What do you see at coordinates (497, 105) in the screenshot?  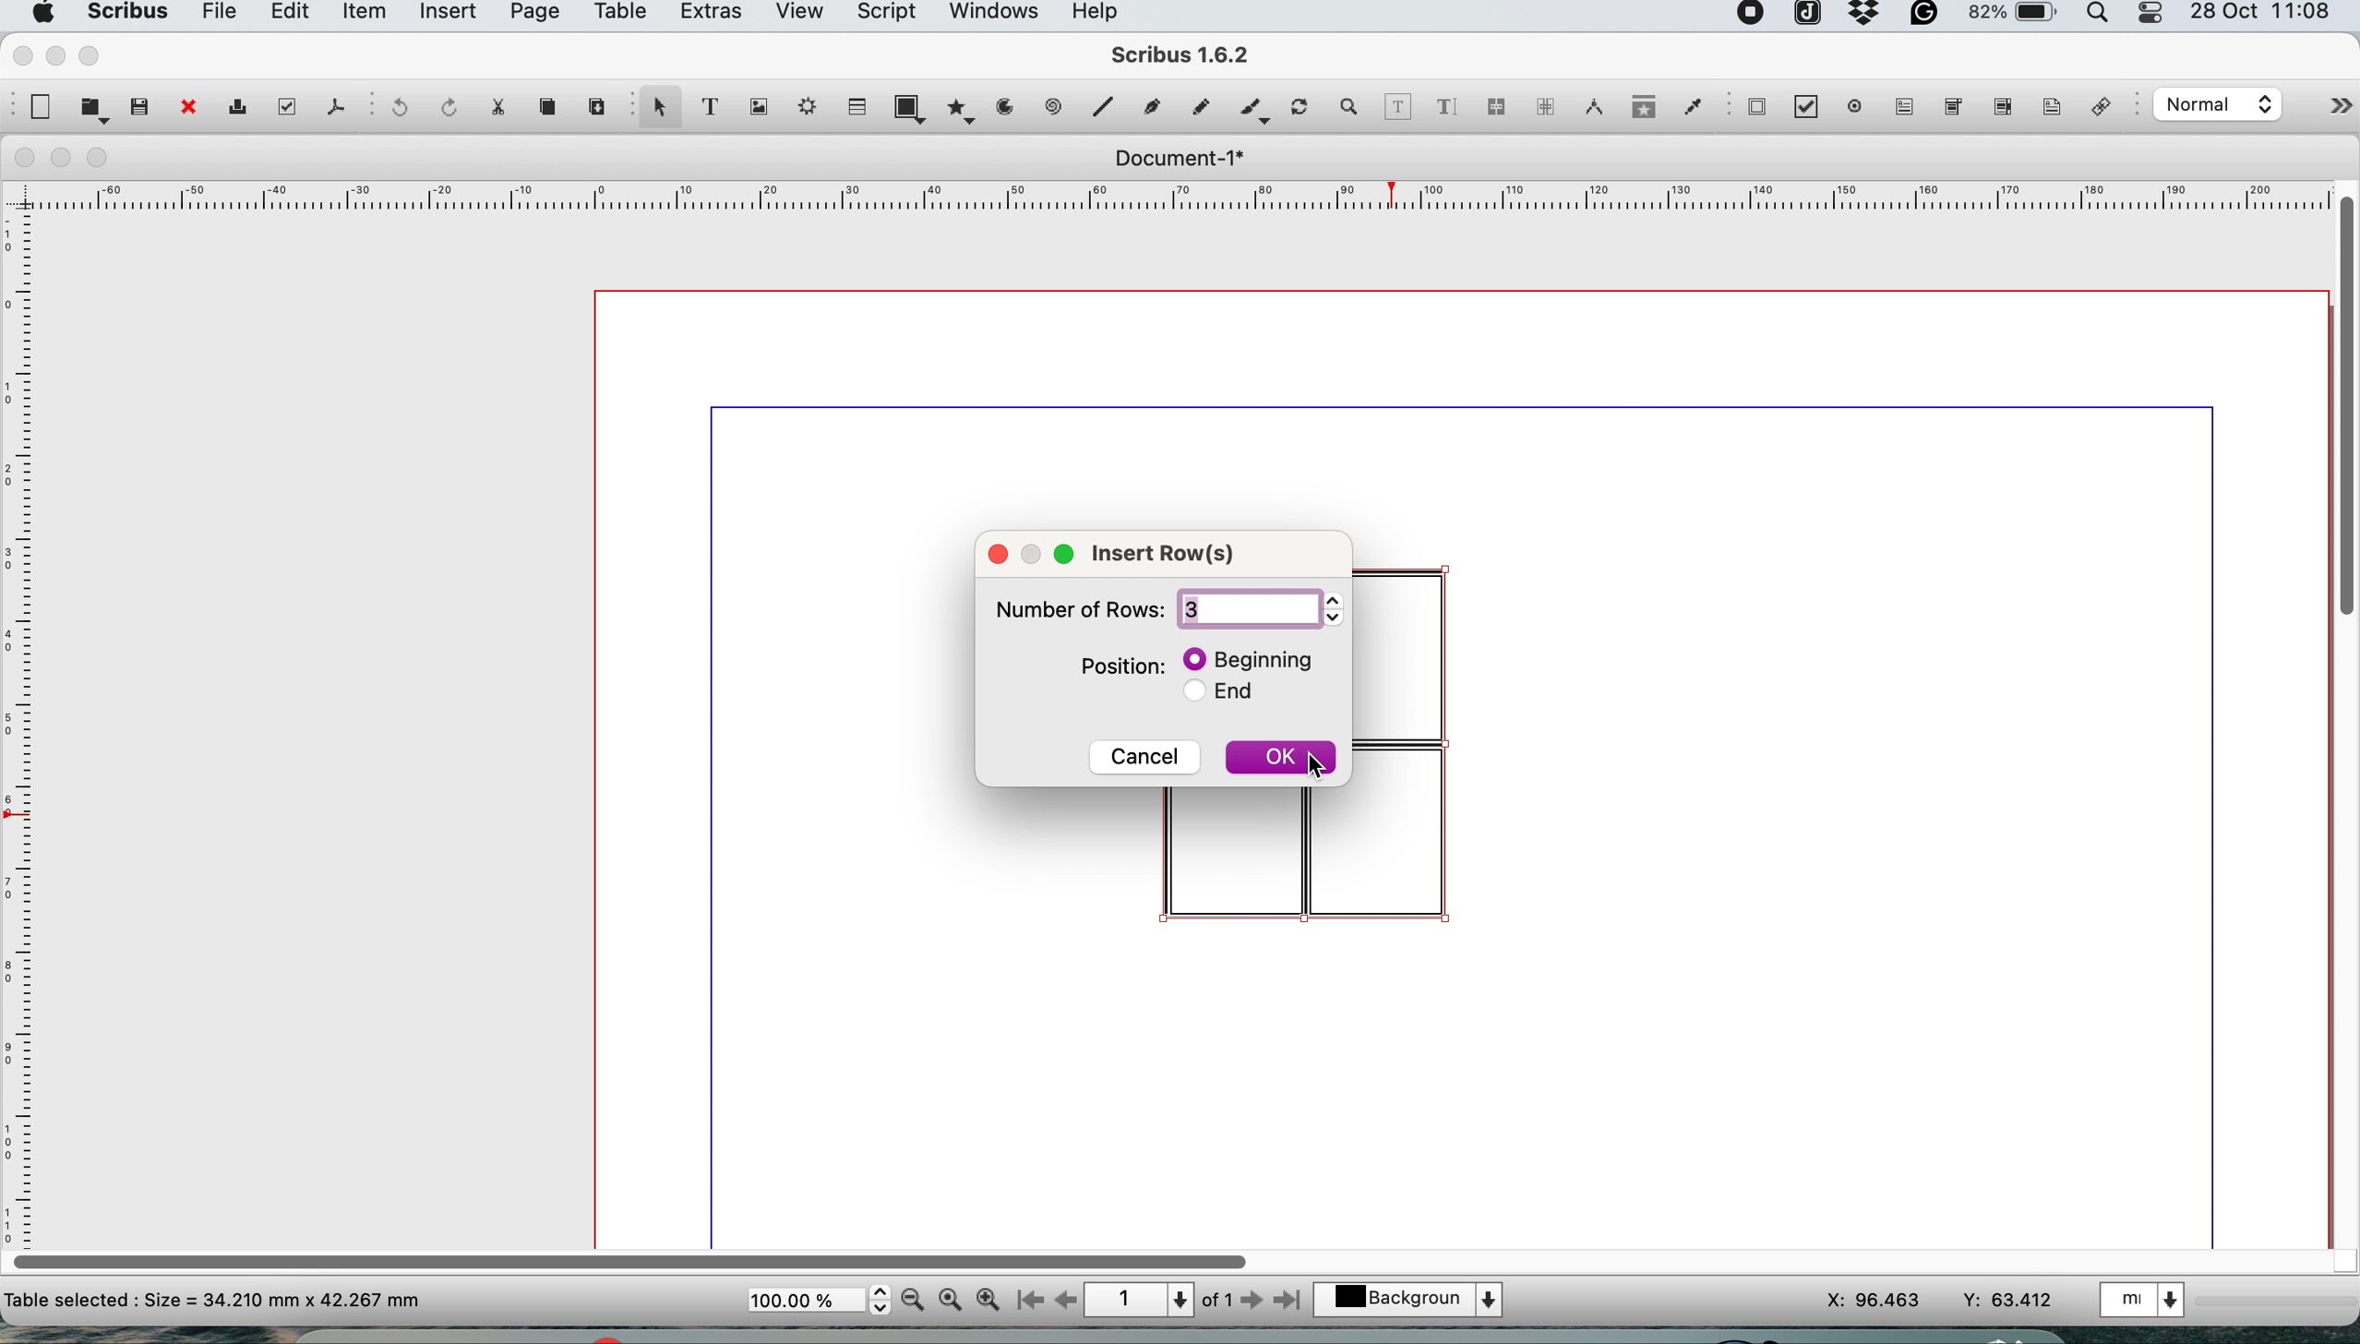 I see `cut` at bounding box center [497, 105].